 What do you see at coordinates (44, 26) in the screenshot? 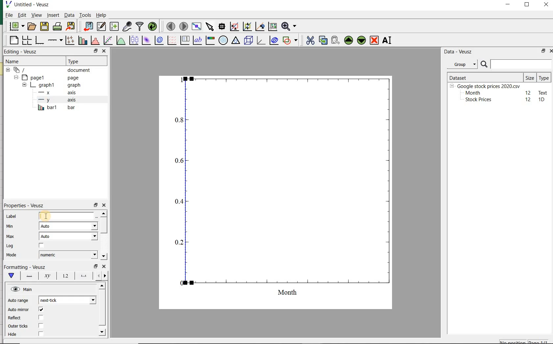
I see `save the document` at bounding box center [44, 26].